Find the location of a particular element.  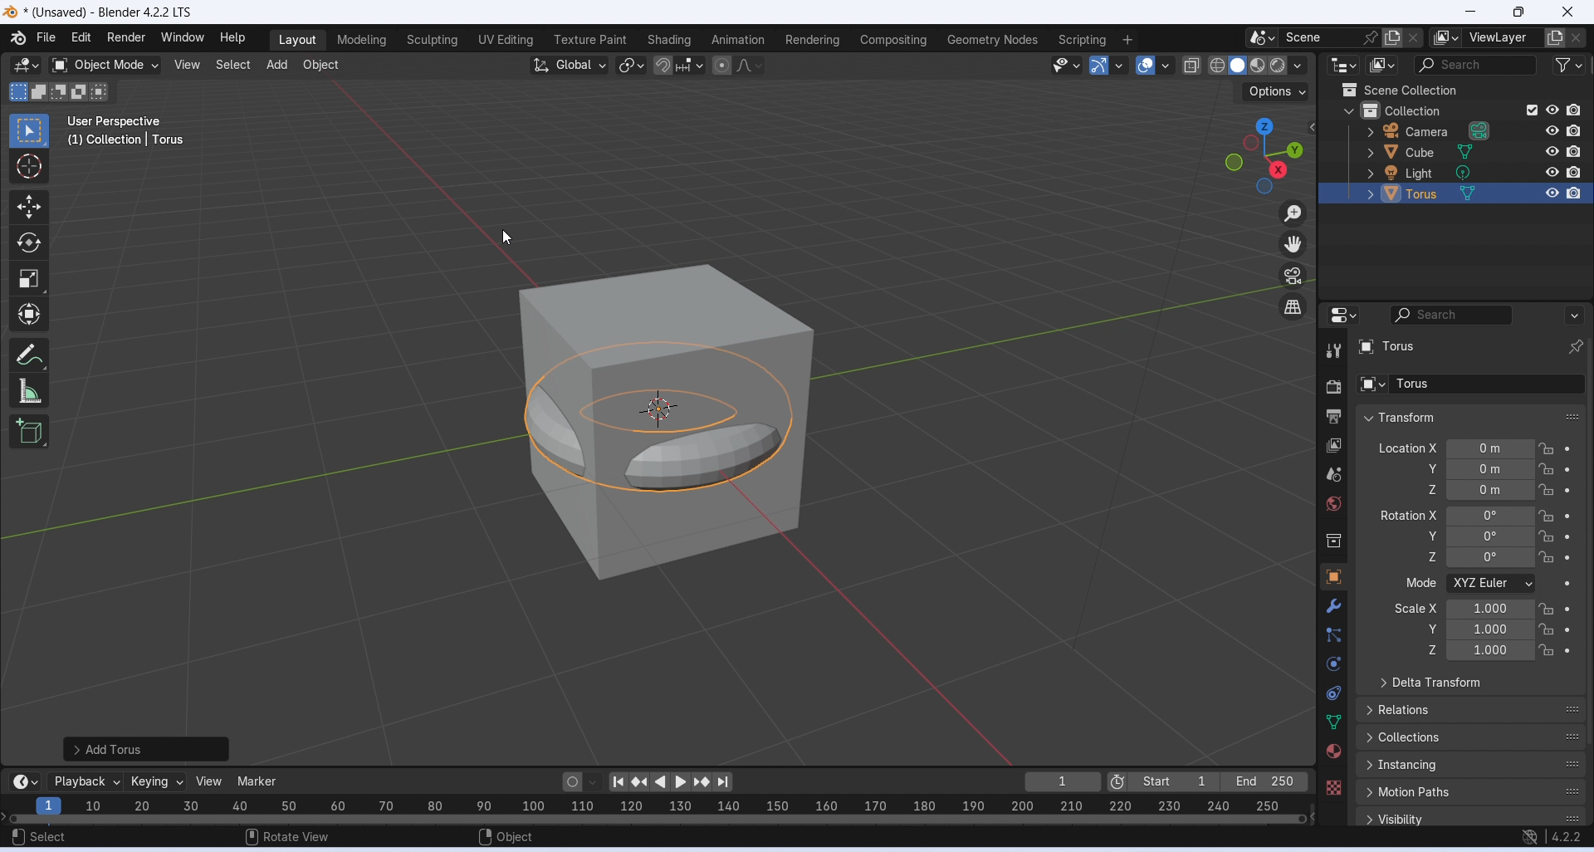

UV Editing is located at coordinates (504, 40).